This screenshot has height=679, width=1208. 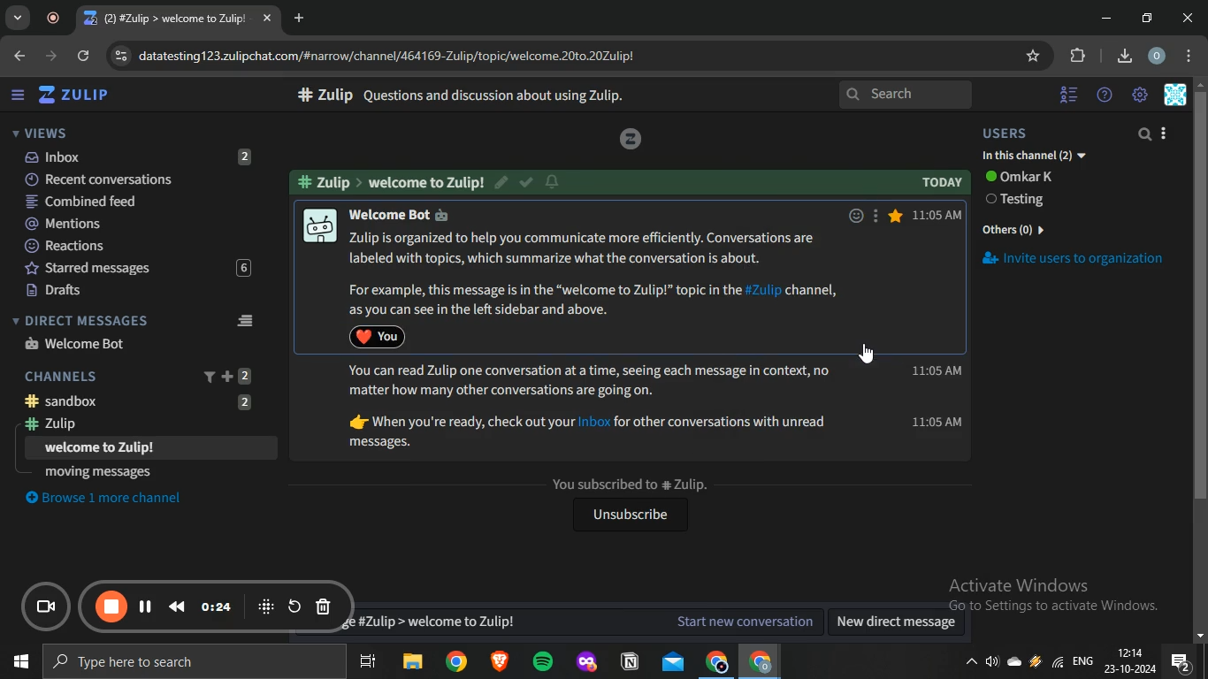 What do you see at coordinates (137, 225) in the screenshot?
I see `mentions` at bounding box center [137, 225].